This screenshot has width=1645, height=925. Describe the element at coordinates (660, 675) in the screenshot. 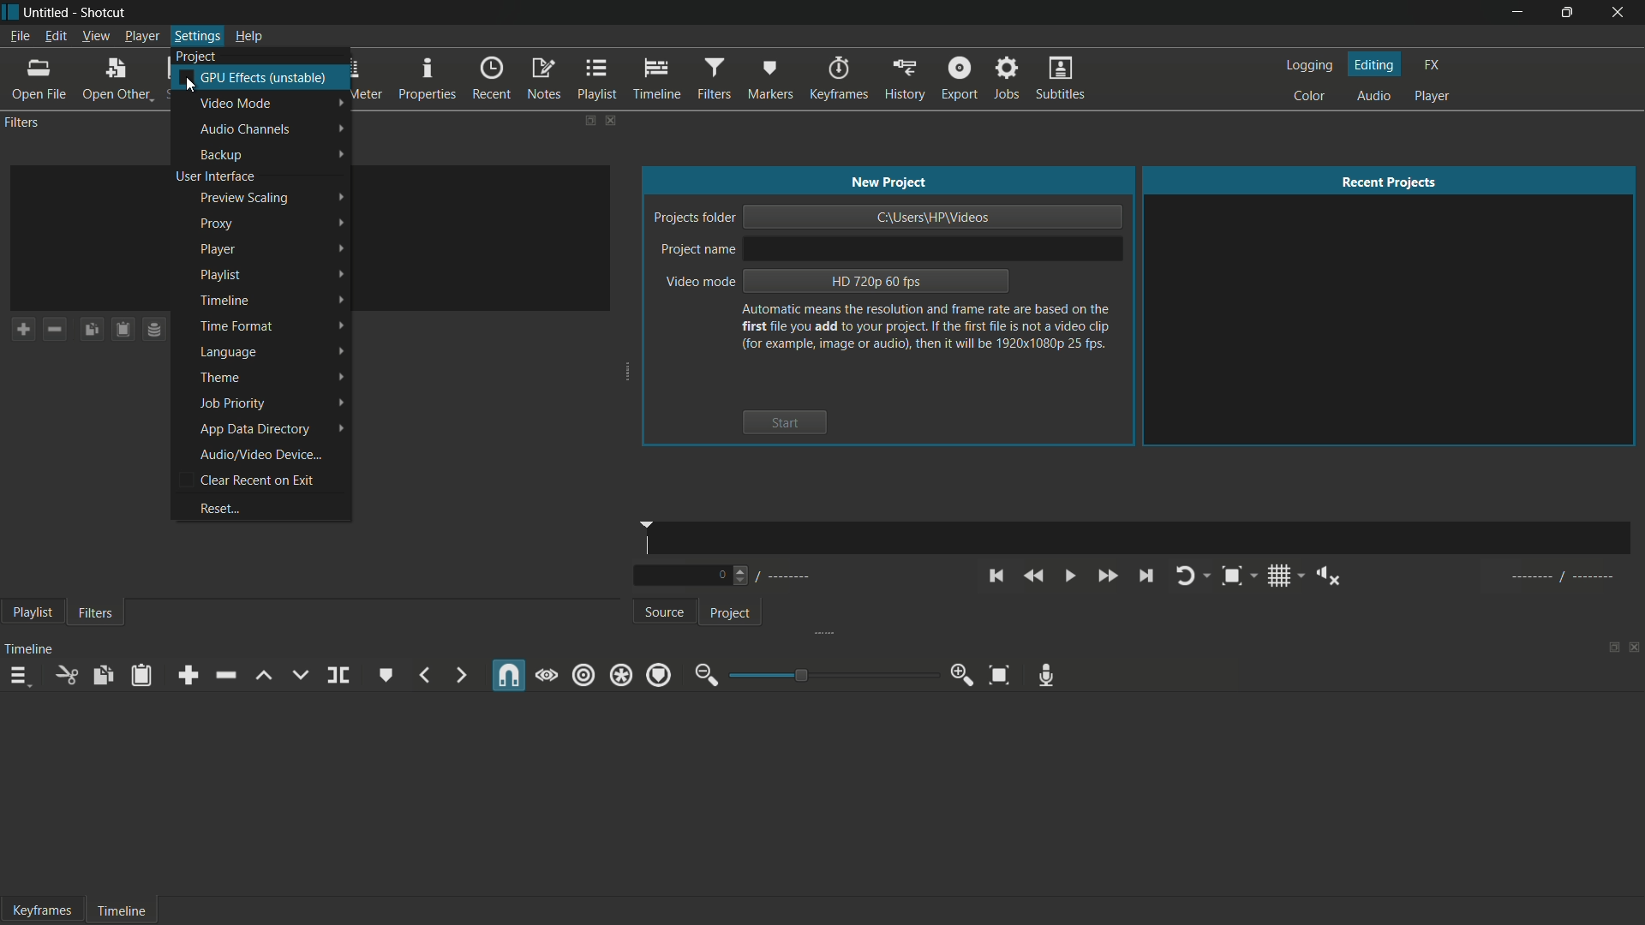

I see `ripple markers` at that location.